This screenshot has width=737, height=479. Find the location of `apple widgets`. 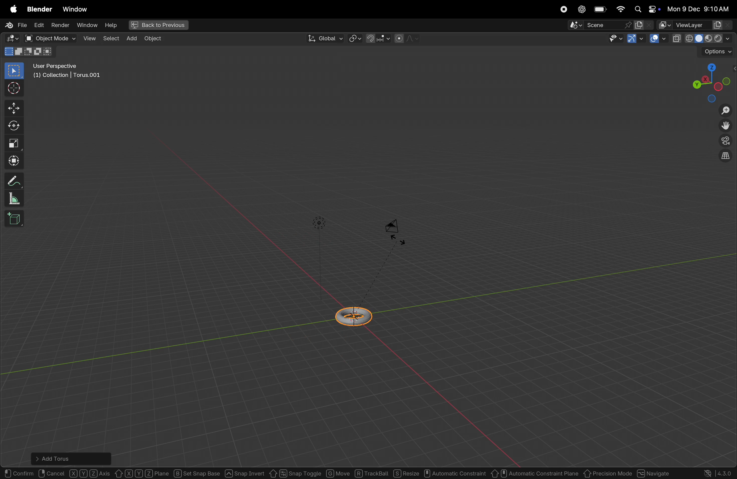

apple widgets is located at coordinates (646, 10).